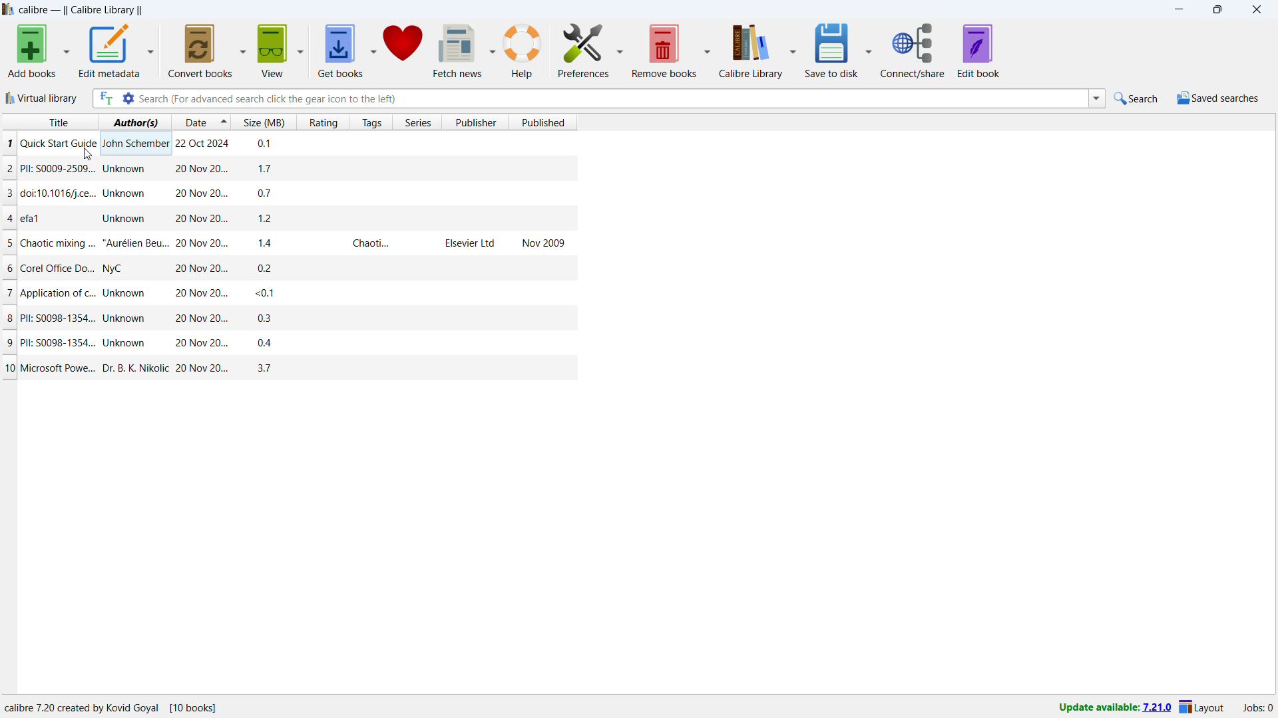  I want to click on donate to calibre, so click(403, 49).